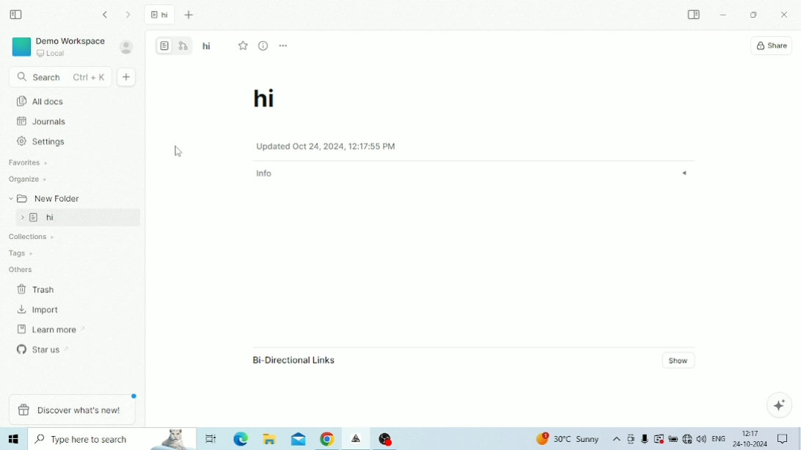 The image size is (801, 450). I want to click on Restore Down, so click(753, 15).